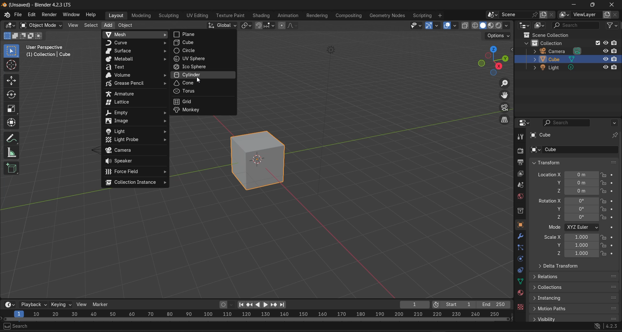  I want to click on meatball, so click(136, 59).